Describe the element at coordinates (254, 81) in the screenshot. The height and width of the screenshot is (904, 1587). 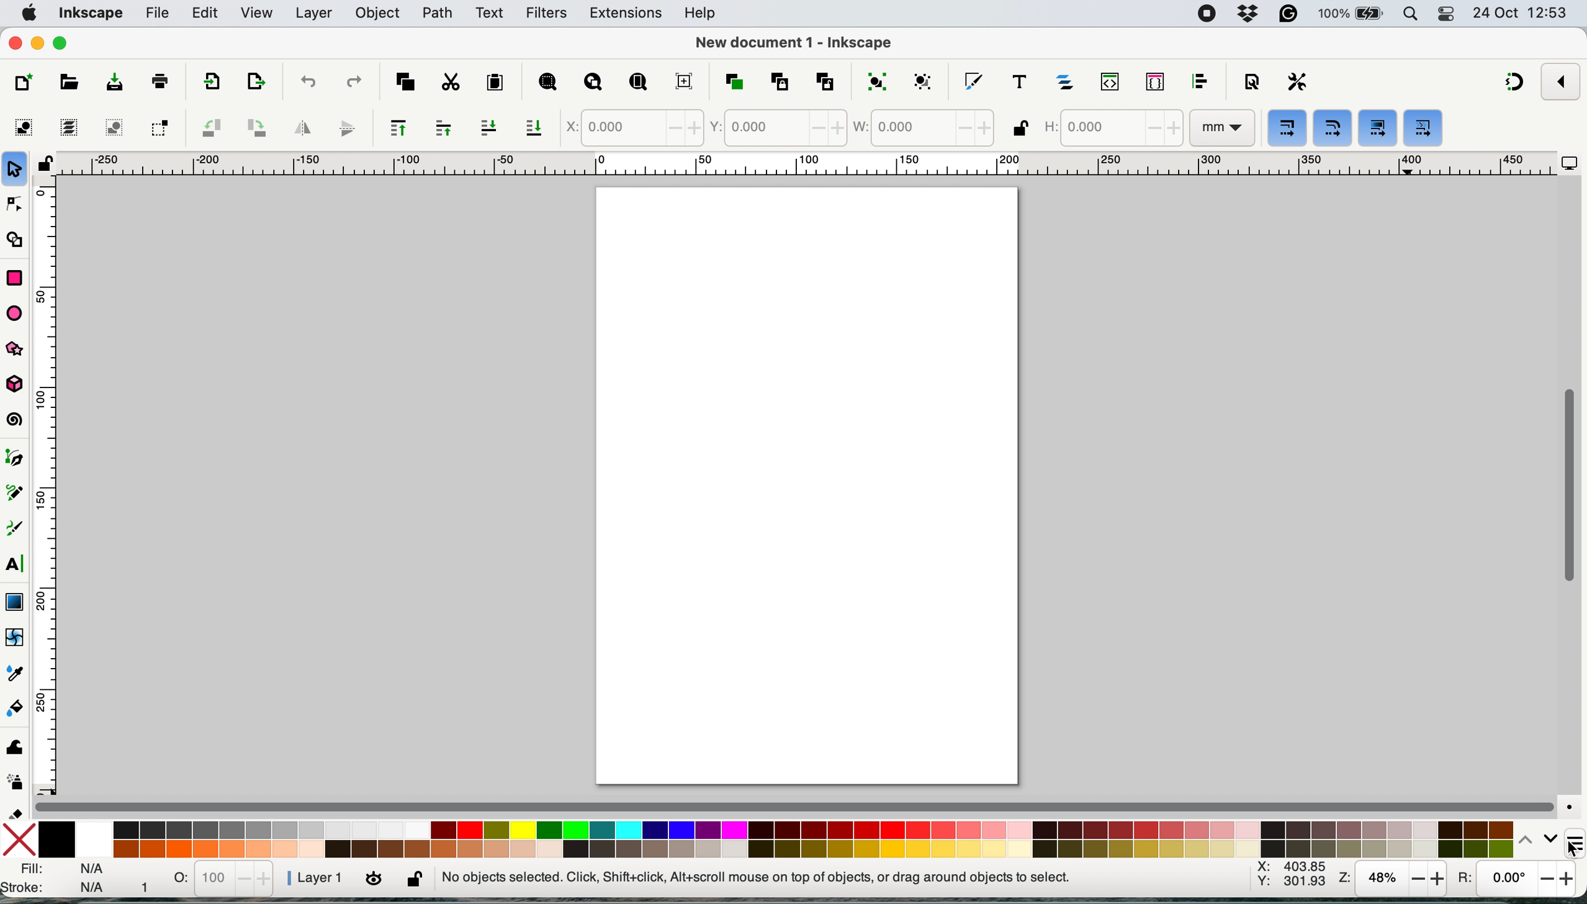
I see `open export` at that location.